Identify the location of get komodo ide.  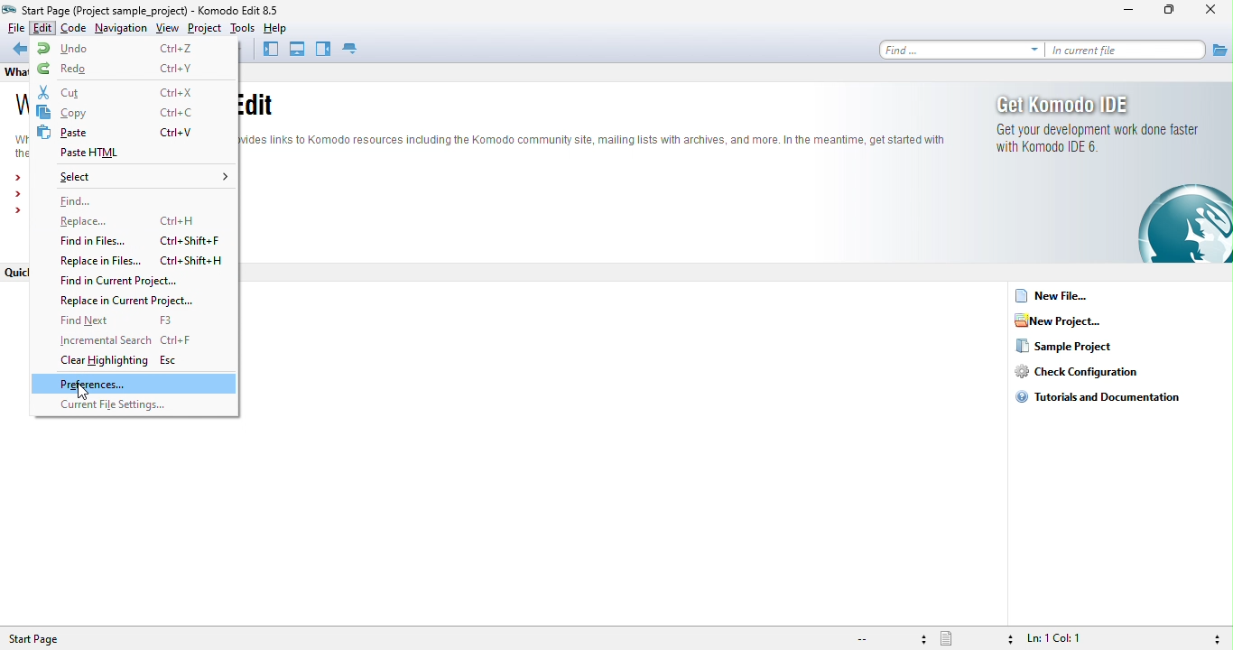
(1101, 104).